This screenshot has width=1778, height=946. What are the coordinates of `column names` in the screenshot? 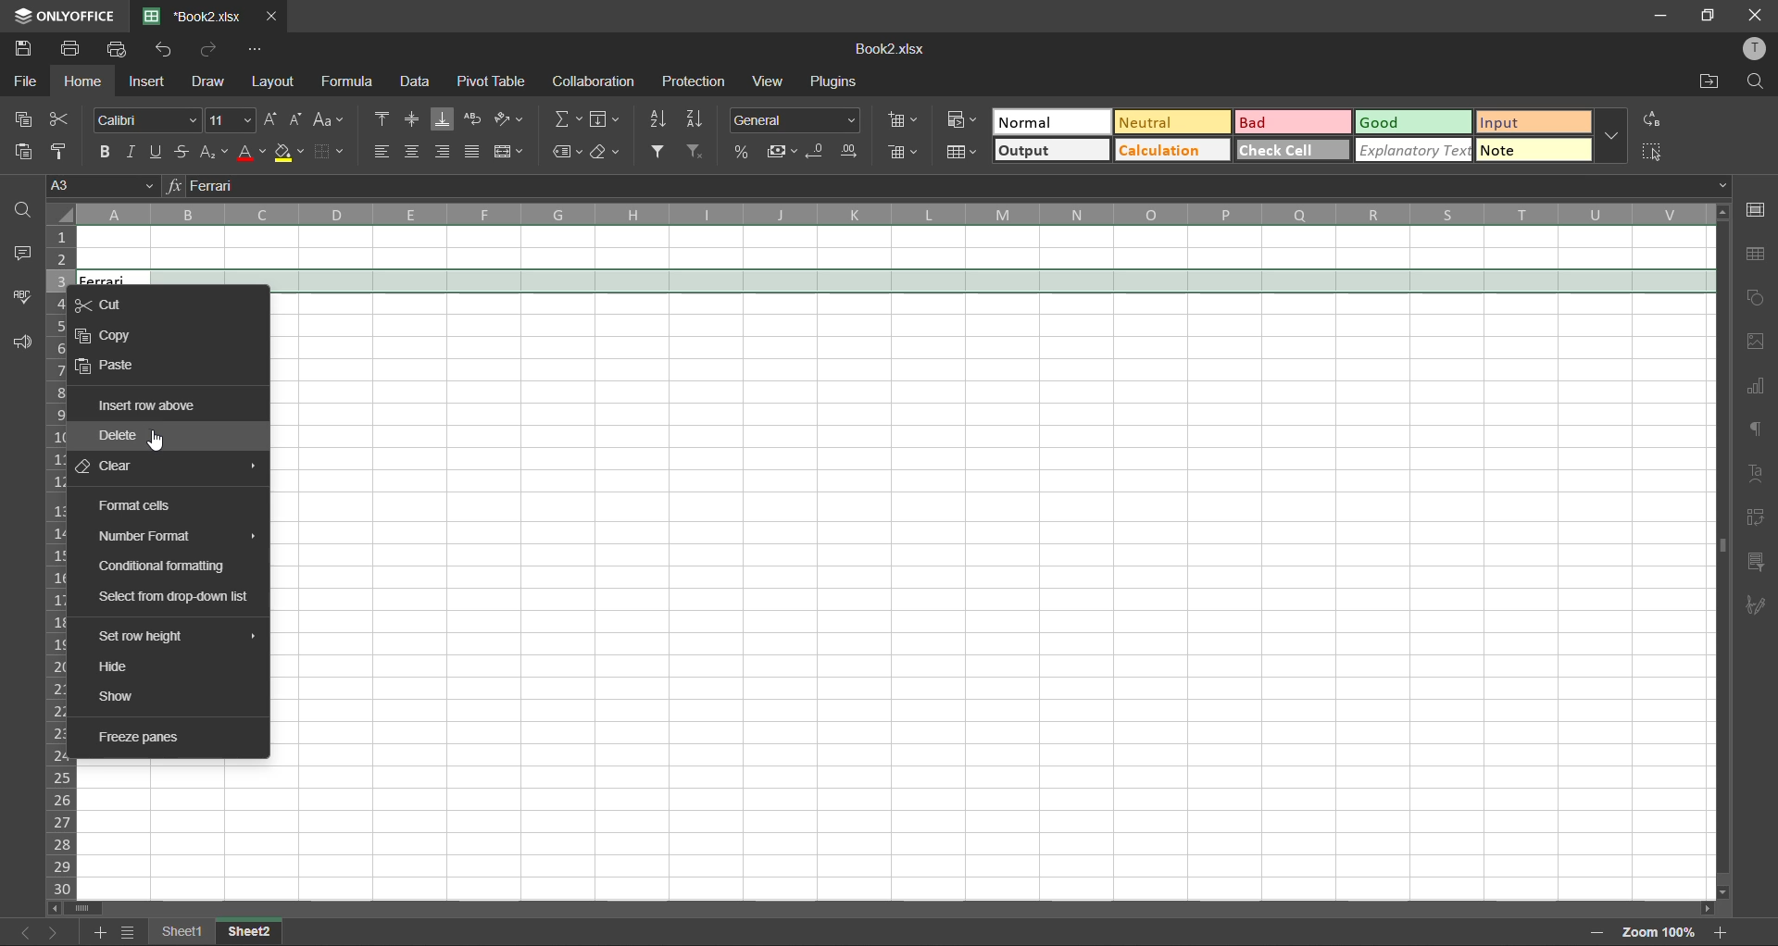 It's located at (895, 214).